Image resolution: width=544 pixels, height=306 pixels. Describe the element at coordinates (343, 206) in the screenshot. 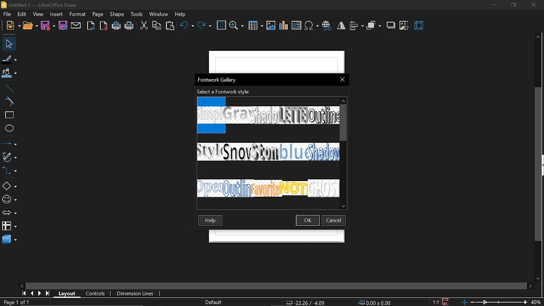

I see `move down` at that location.